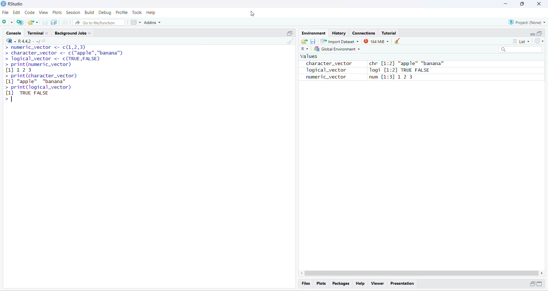 The image size is (548, 291). Describe the element at coordinates (65, 22) in the screenshot. I see `print` at that location.